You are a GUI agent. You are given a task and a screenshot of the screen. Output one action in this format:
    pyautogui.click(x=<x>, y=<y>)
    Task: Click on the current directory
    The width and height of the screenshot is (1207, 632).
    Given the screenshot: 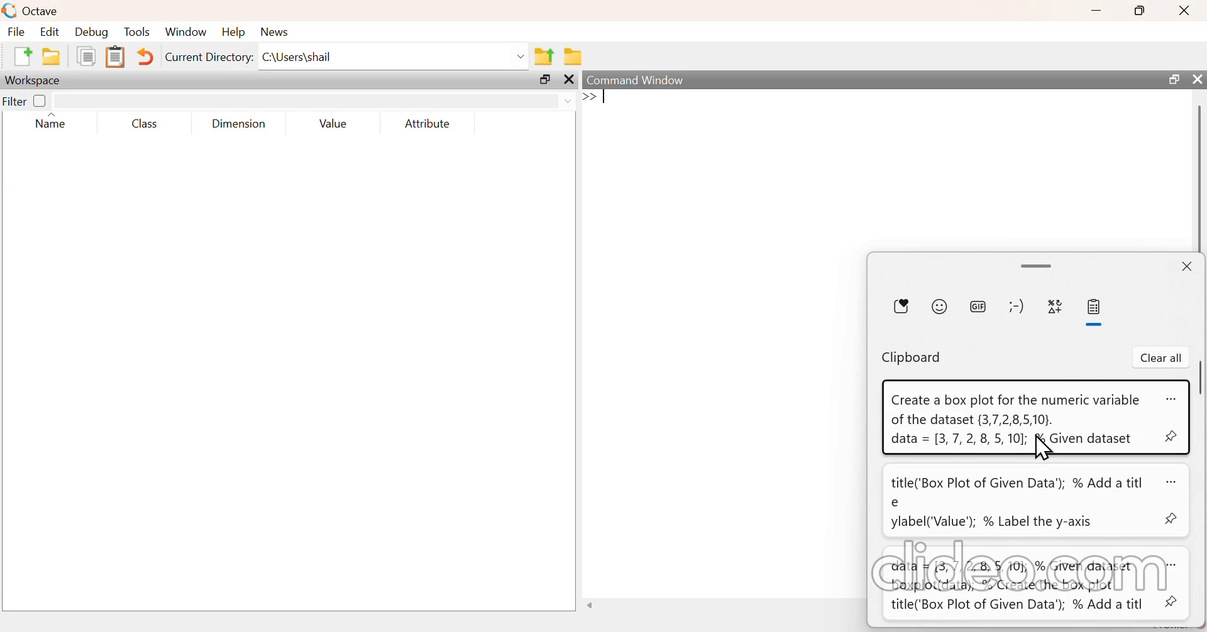 What is the action you would take?
    pyautogui.click(x=210, y=57)
    